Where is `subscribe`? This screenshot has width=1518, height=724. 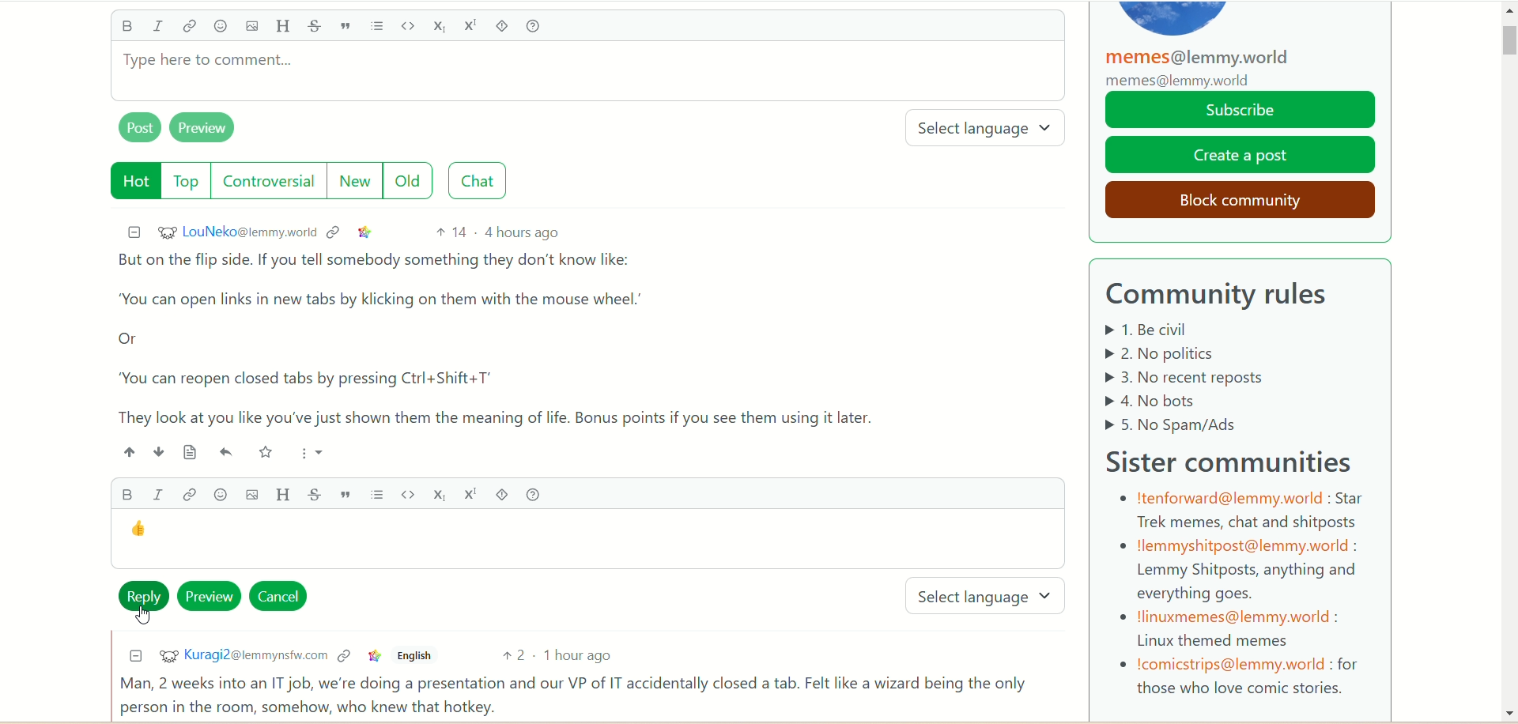
subscribe is located at coordinates (1241, 111).